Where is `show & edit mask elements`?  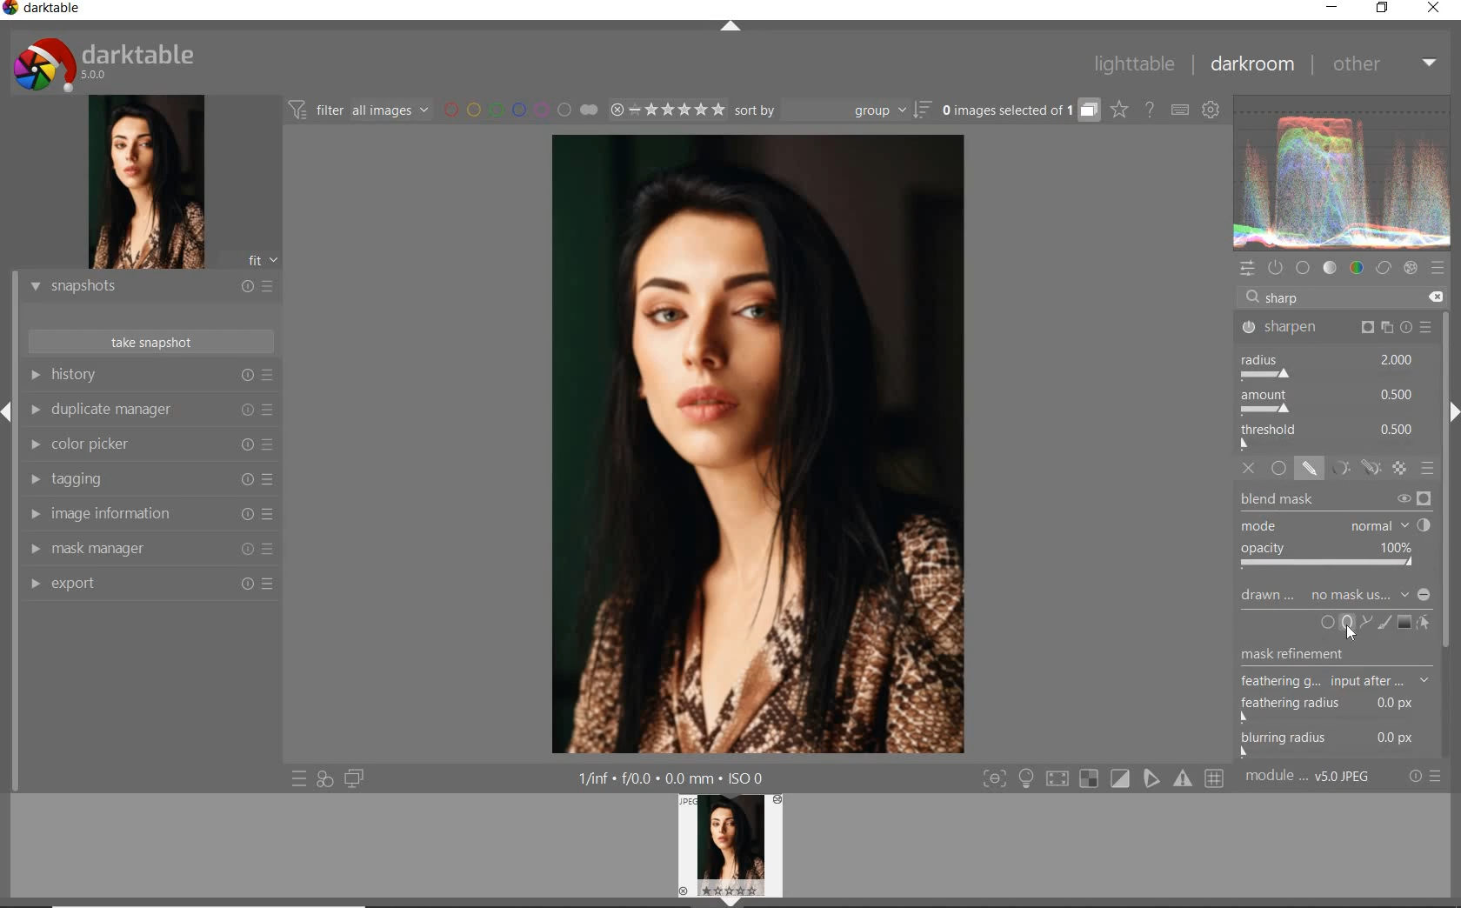
show & edit mask elements is located at coordinates (1424, 623).